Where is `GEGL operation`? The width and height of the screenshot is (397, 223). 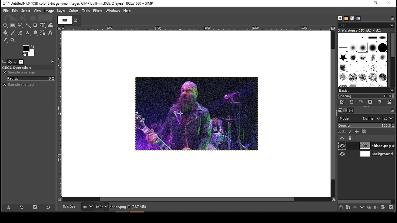
GEGL operation is located at coordinates (28, 68).